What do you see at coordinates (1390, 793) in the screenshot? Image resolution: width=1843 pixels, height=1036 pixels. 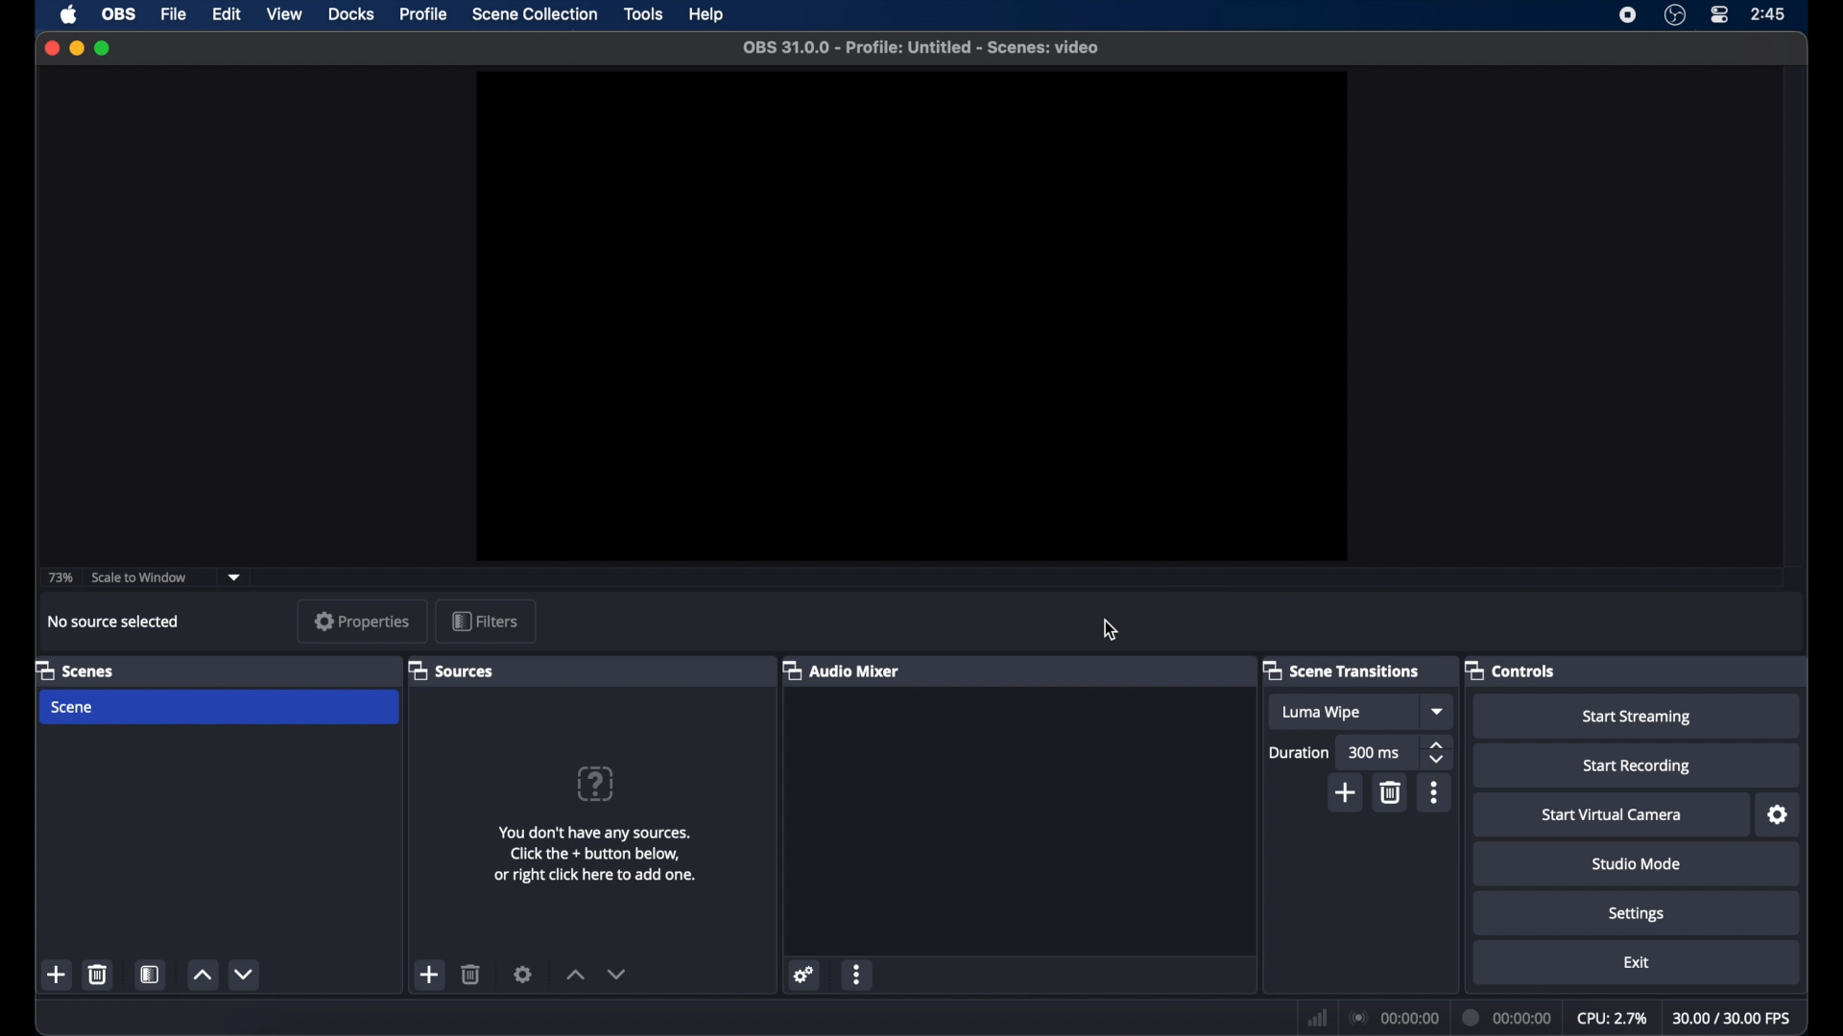 I see `delete` at bounding box center [1390, 793].